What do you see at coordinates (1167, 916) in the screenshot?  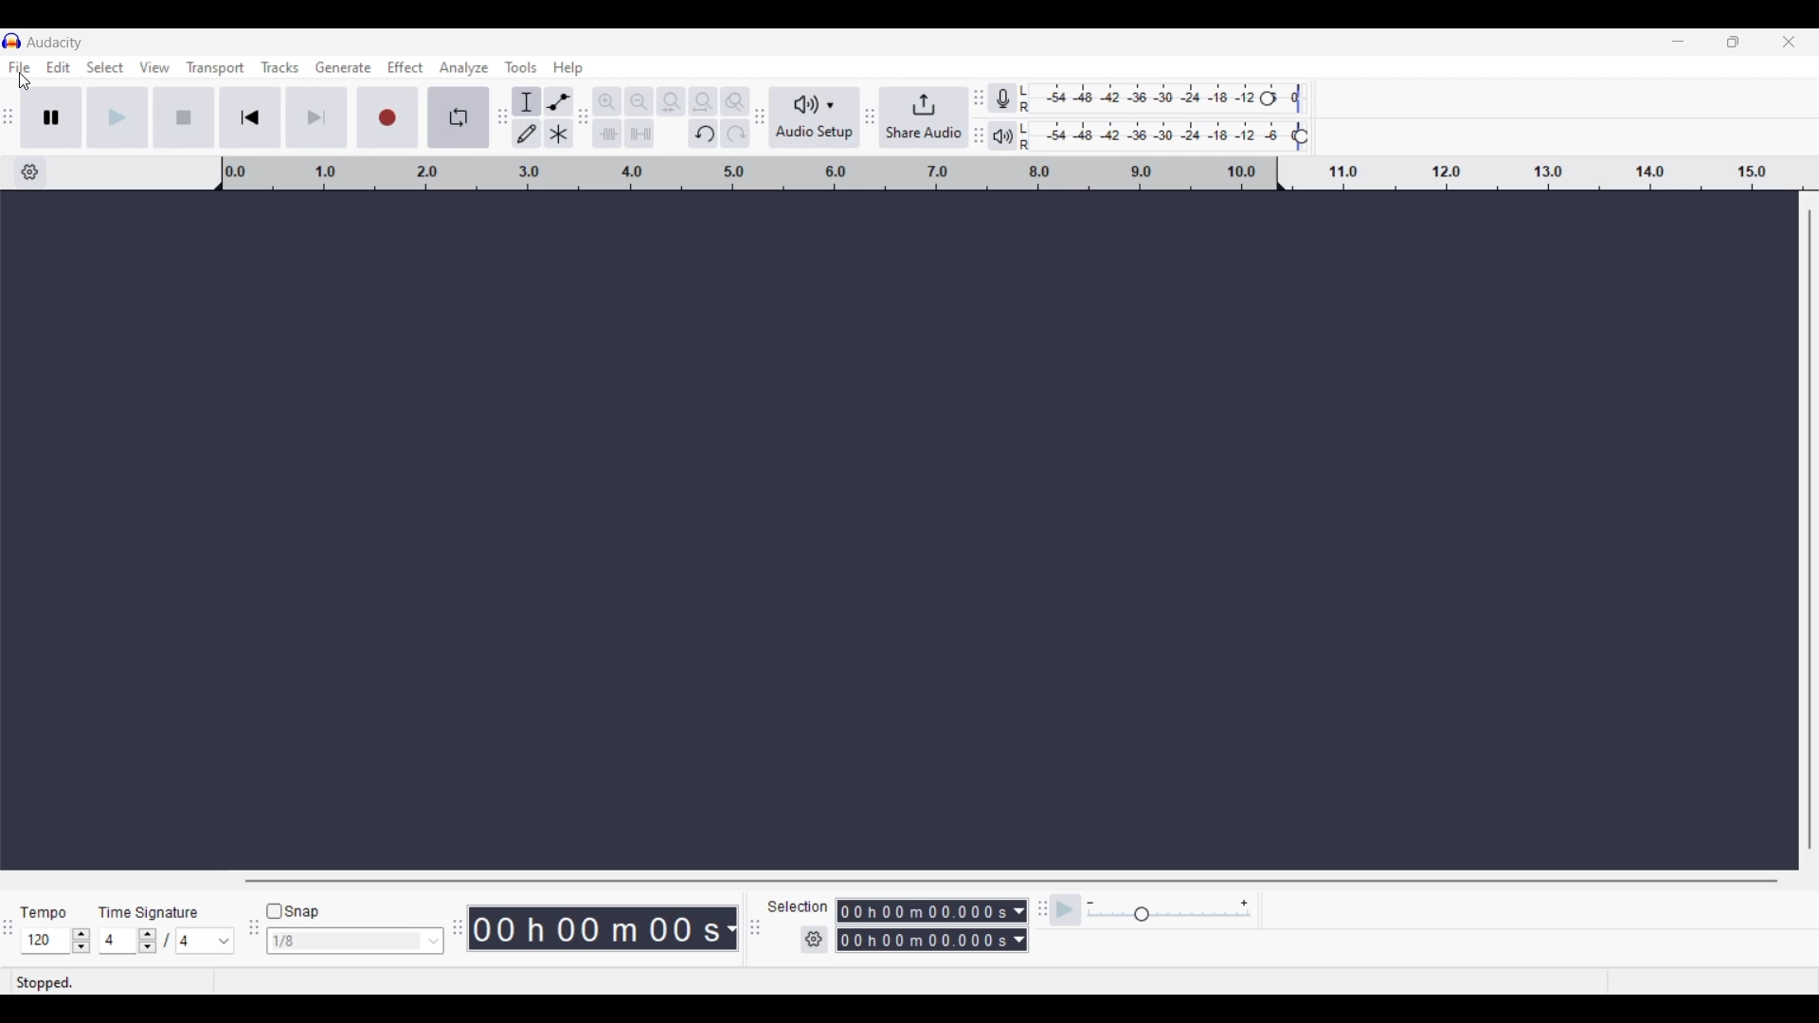 I see `Slider to change playback speed` at bounding box center [1167, 916].